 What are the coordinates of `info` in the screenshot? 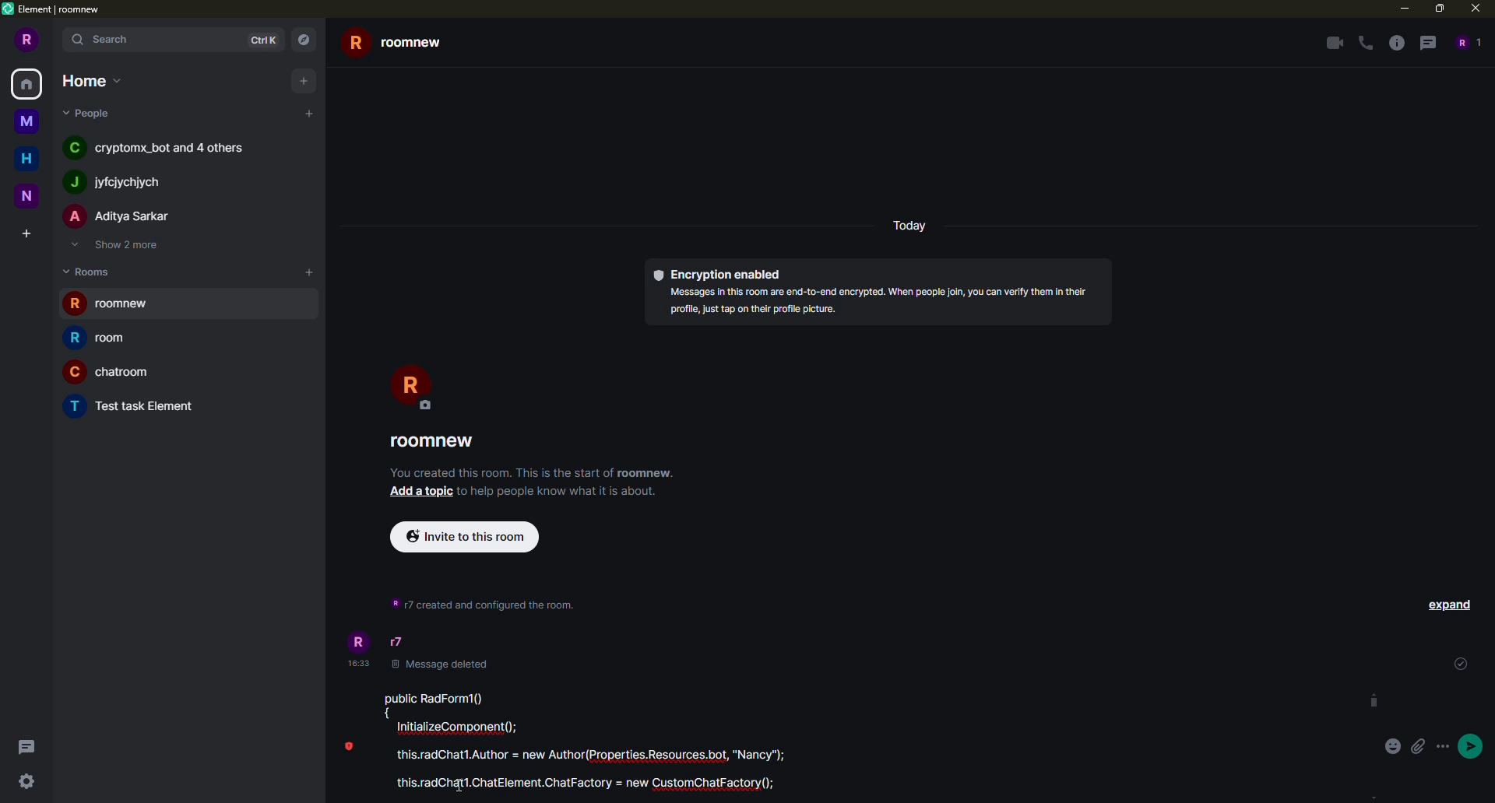 It's located at (529, 471).